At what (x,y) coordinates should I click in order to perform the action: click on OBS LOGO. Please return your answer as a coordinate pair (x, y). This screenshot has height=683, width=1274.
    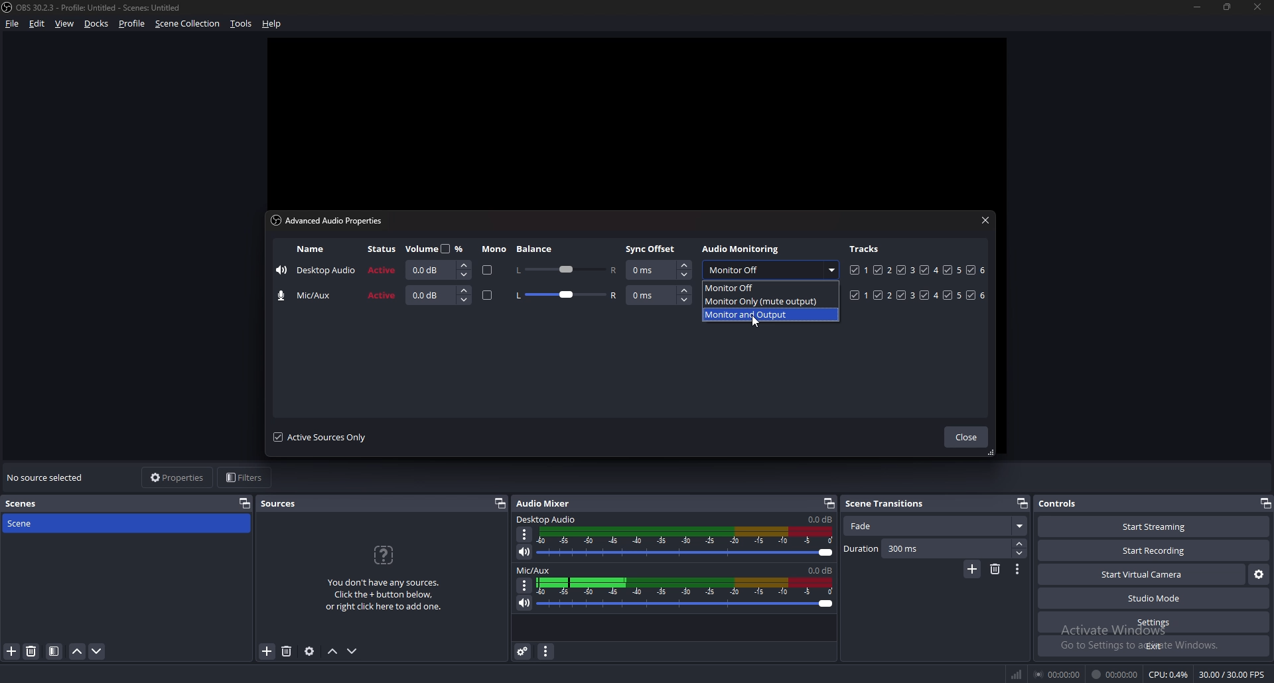
    Looking at the image, I should click on (8, 9).